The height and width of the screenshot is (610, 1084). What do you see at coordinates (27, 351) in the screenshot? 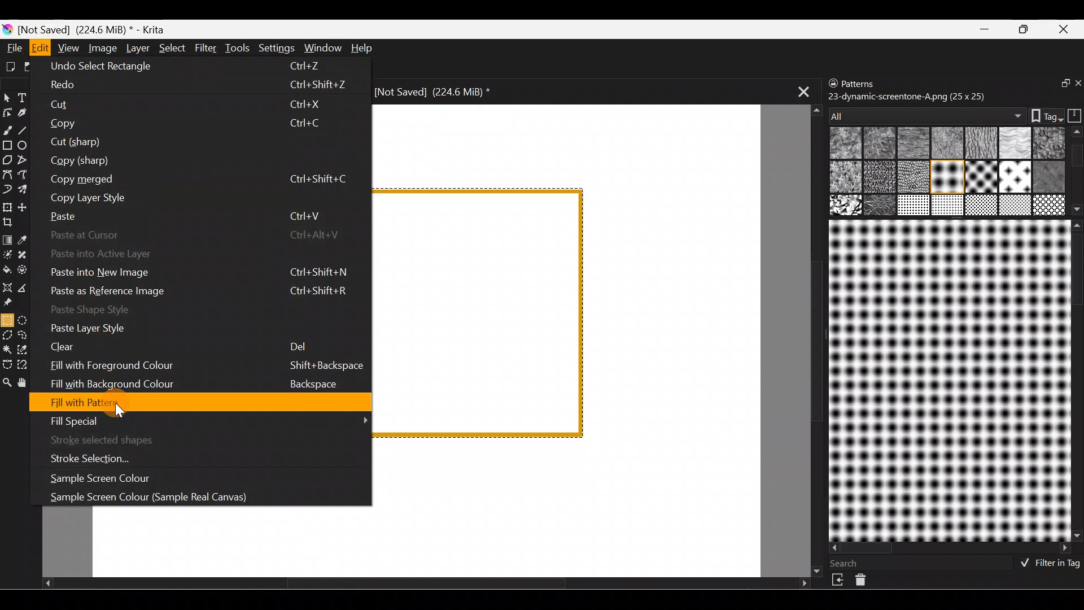
I see `Similar colour selection tool` at bounding box center [27, 351].